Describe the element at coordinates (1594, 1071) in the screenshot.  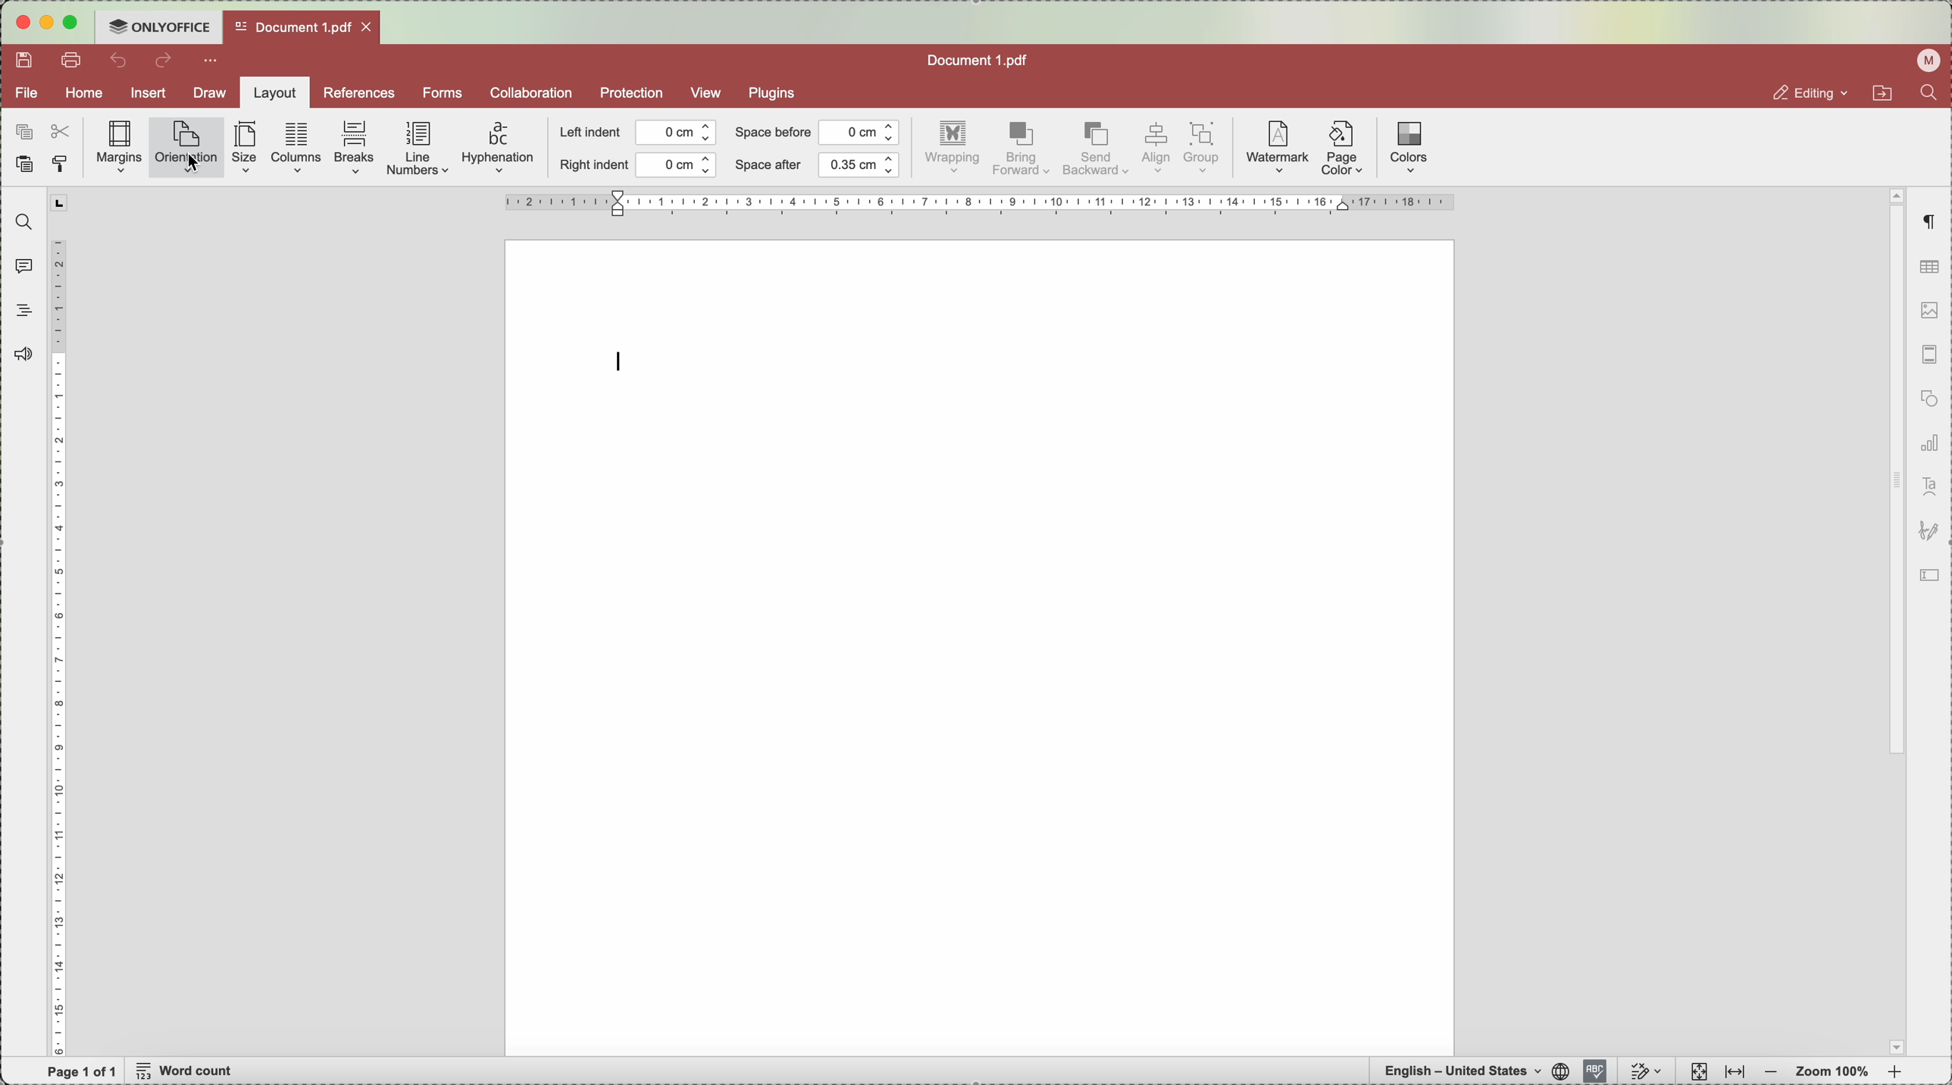
I see `spelling activated` at that location.